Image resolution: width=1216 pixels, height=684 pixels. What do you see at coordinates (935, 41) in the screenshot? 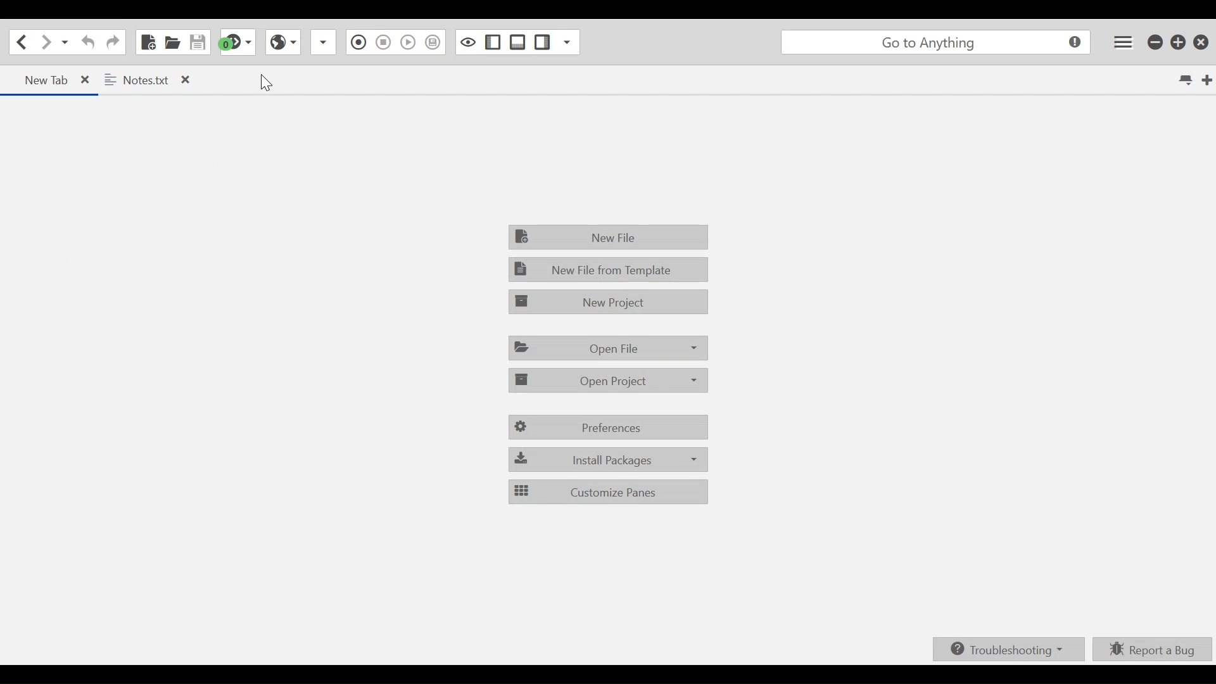
I see `Search ` at bounding box center [935, 41].